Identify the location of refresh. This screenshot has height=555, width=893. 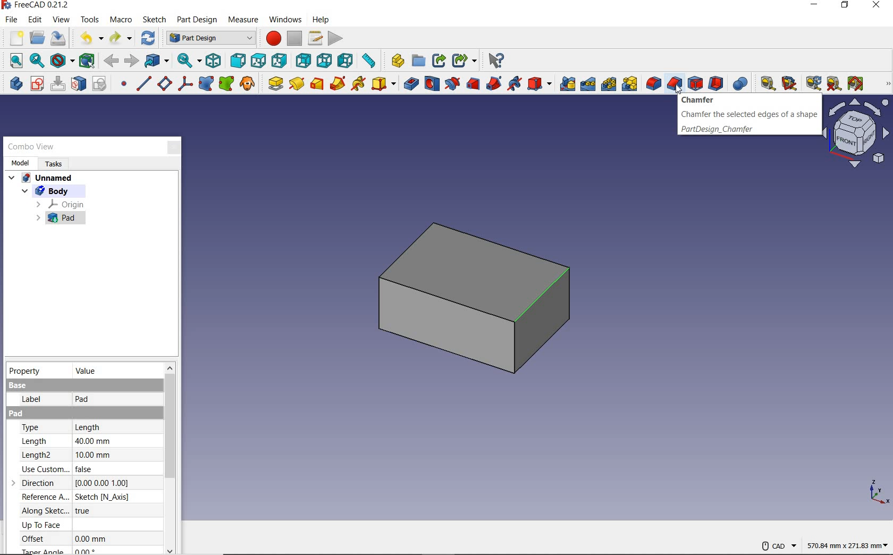
(149, 38).